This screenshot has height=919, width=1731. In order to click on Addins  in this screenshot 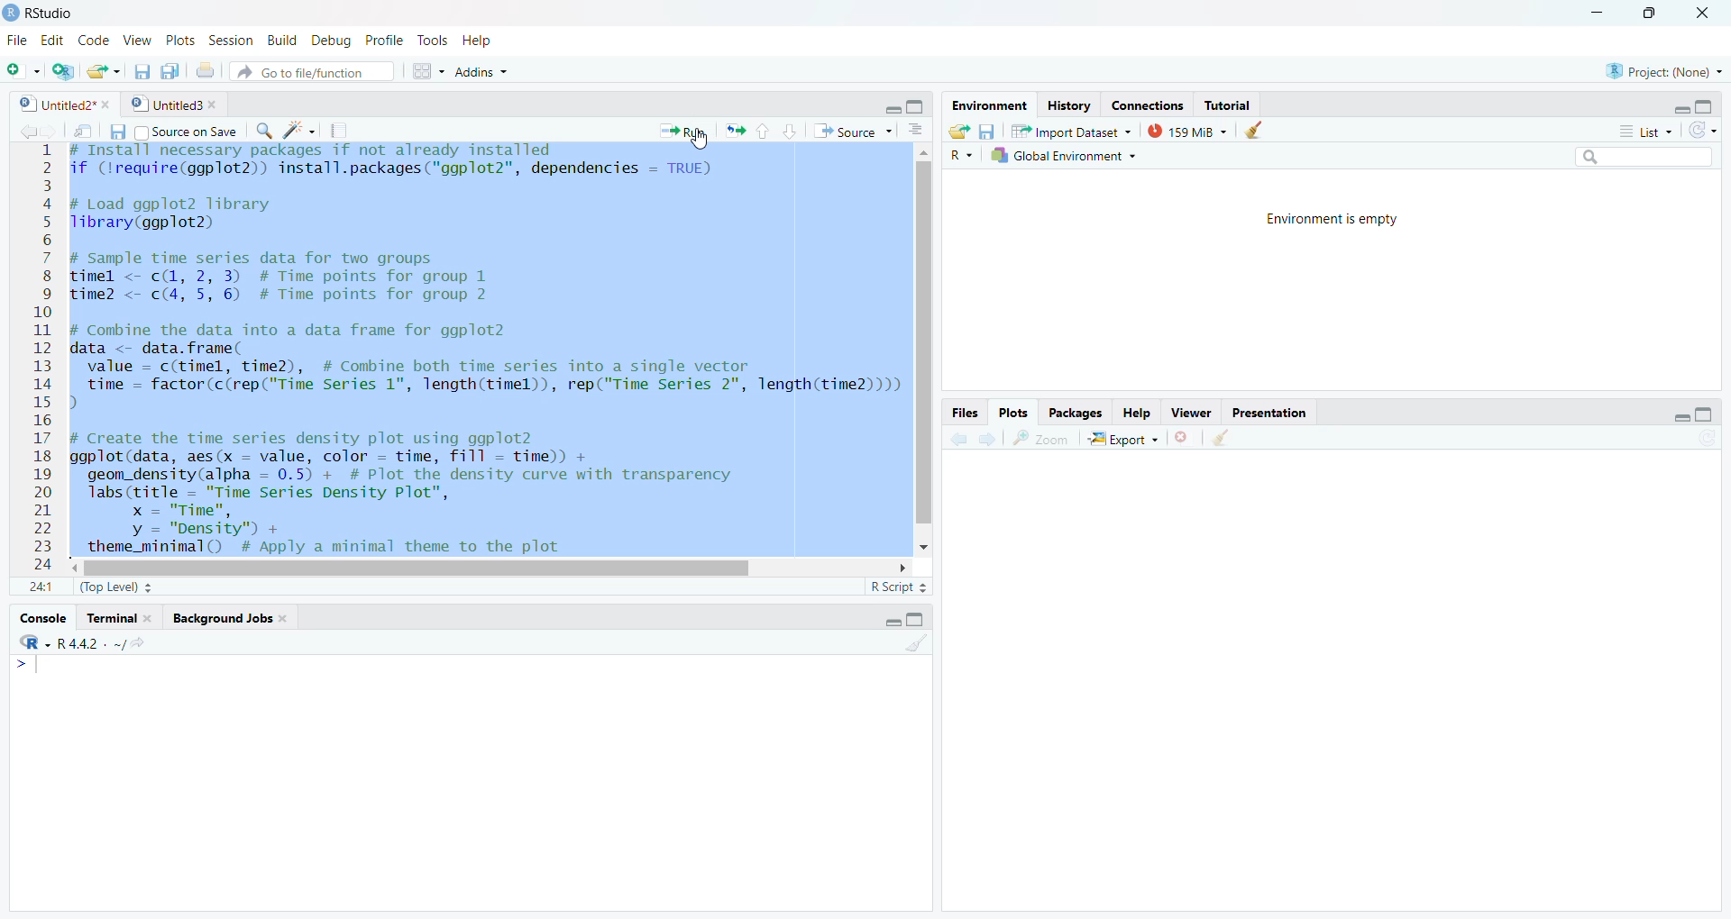, I will do `click(481, 73)`.